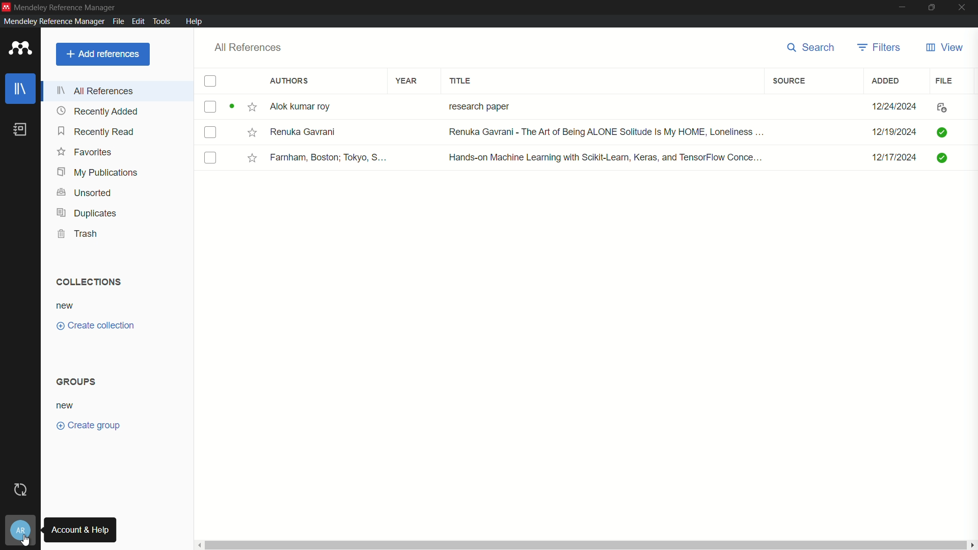 The width and height of the screenshot is (978, 550). What do you see at coordinates (21, 48) in the screenshot?
I see `app icon` at bounding box center [21, 48].